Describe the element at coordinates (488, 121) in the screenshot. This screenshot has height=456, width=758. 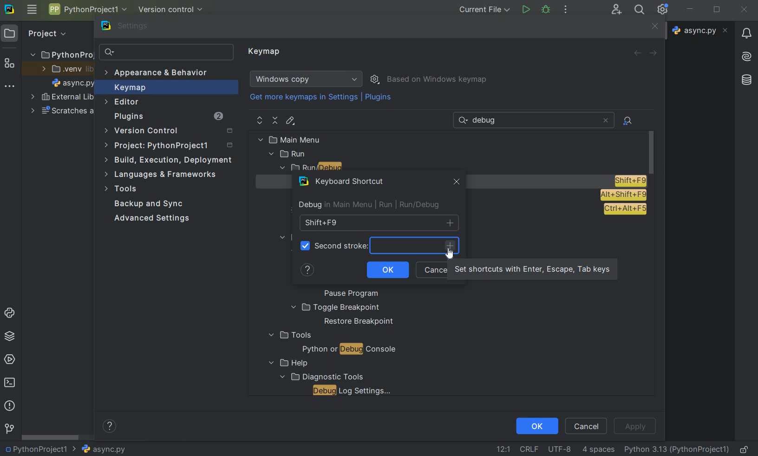
I see `text` at that location.